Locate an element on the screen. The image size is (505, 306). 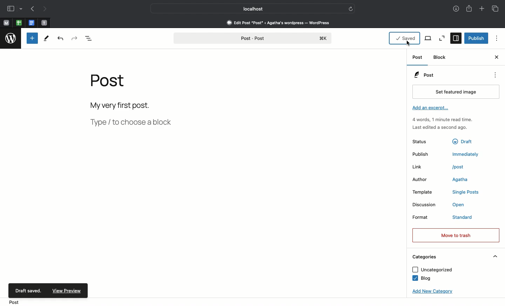
Undo is located at coordinates (60, 39).